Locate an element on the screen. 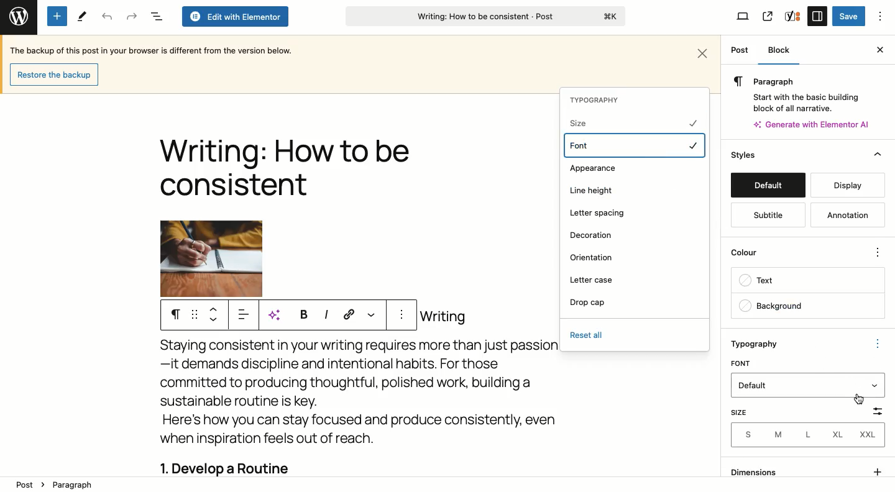 The image size is (895, 492). Display is located at coordinates (848, 185).